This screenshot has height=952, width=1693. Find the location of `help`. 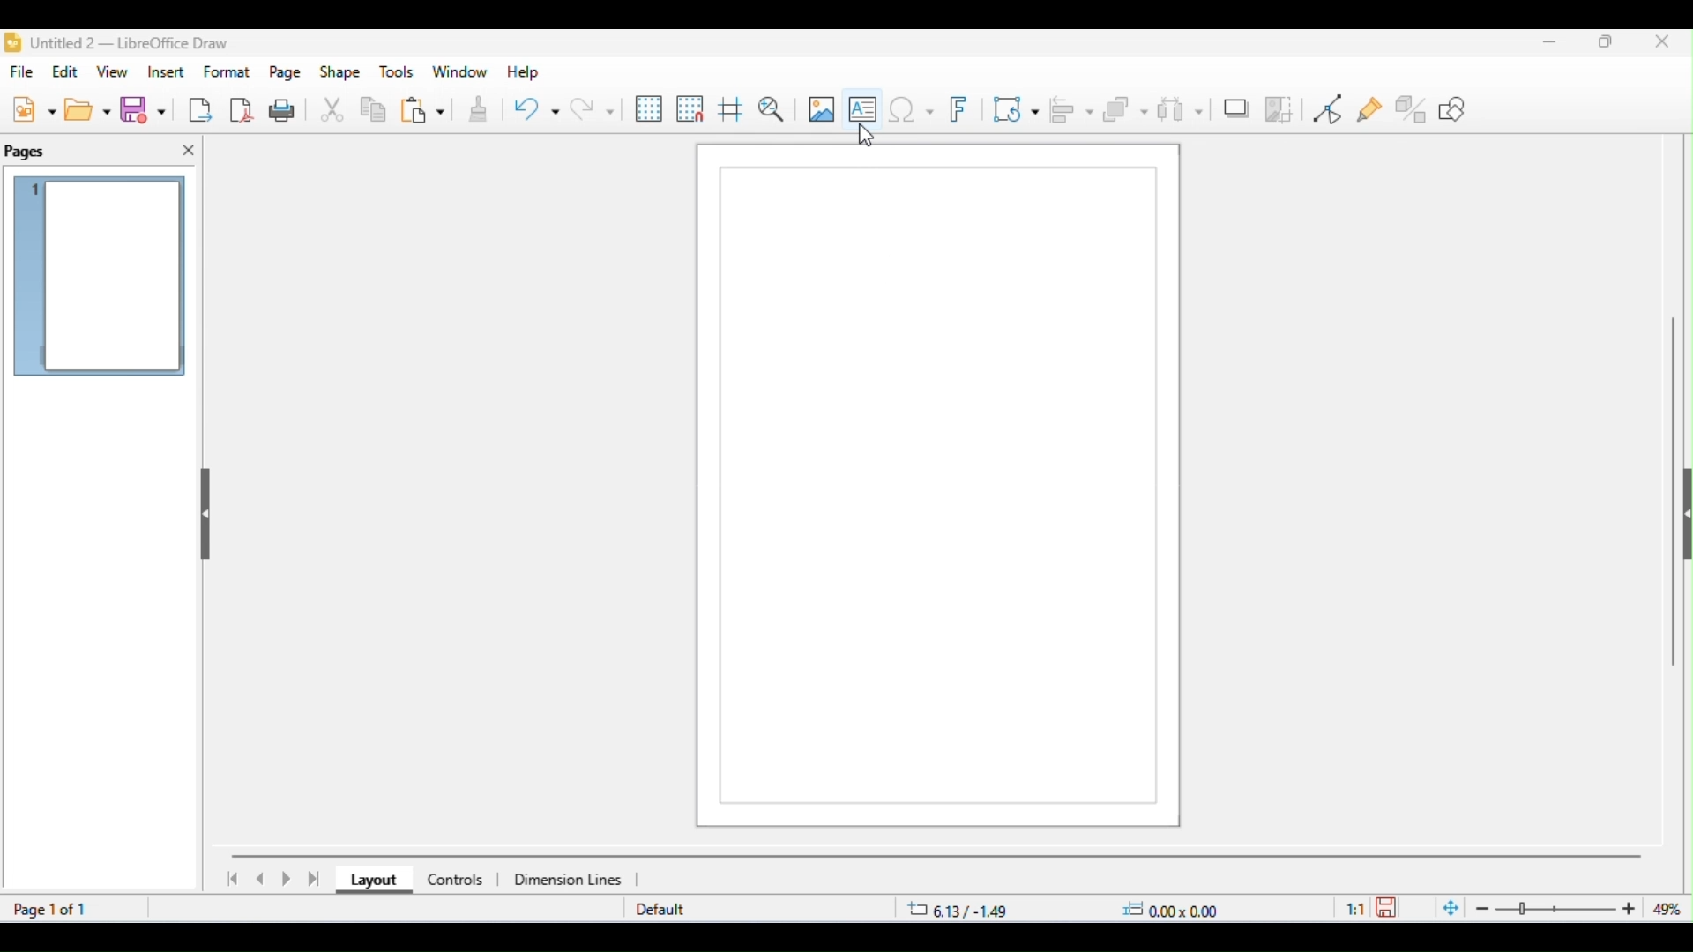

help is located at coordinates (520, 72).